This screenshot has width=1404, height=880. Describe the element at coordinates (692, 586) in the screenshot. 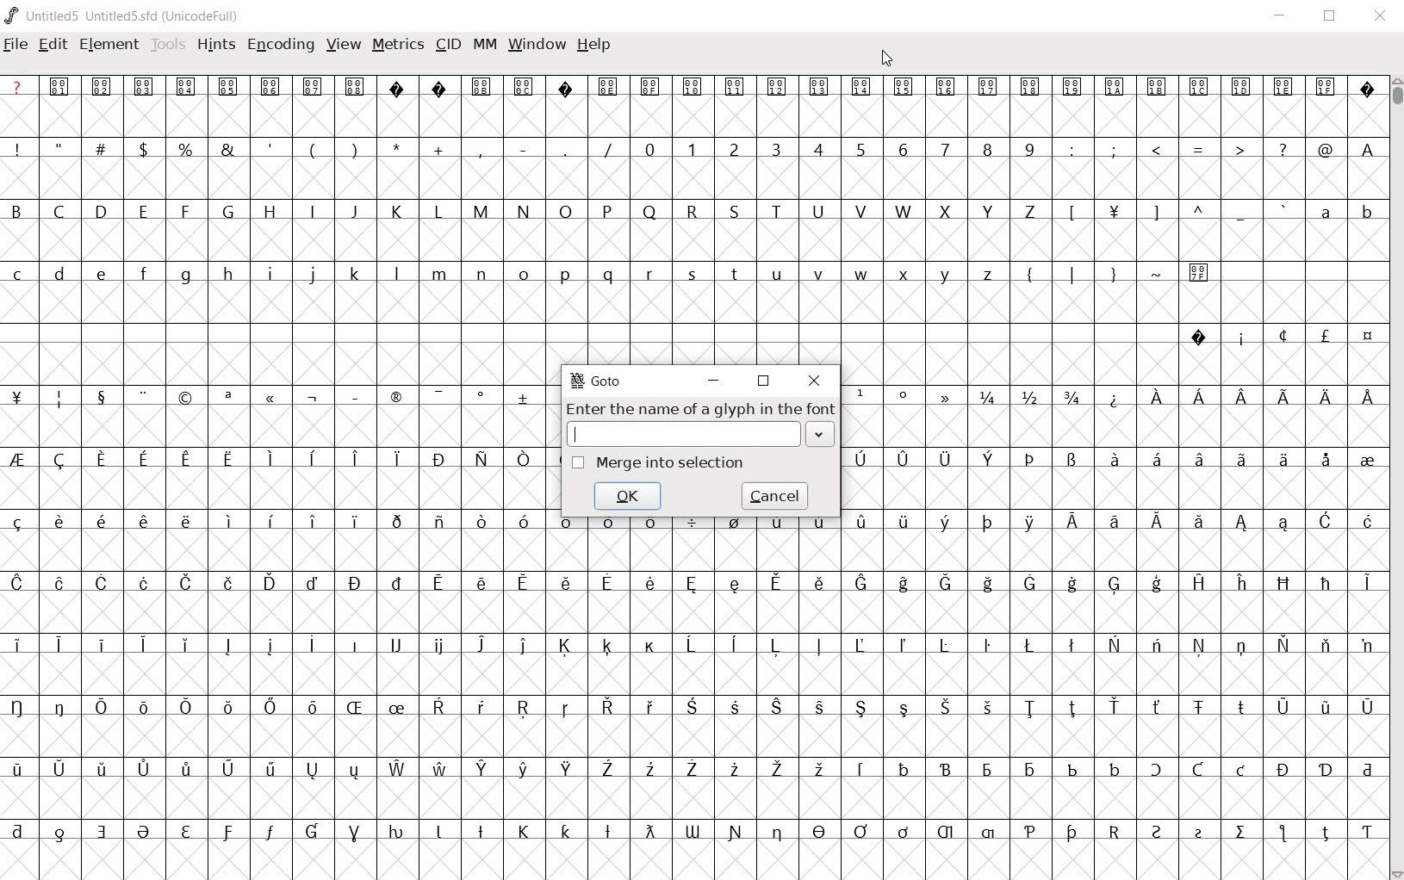

I see `Symbol` at that location.